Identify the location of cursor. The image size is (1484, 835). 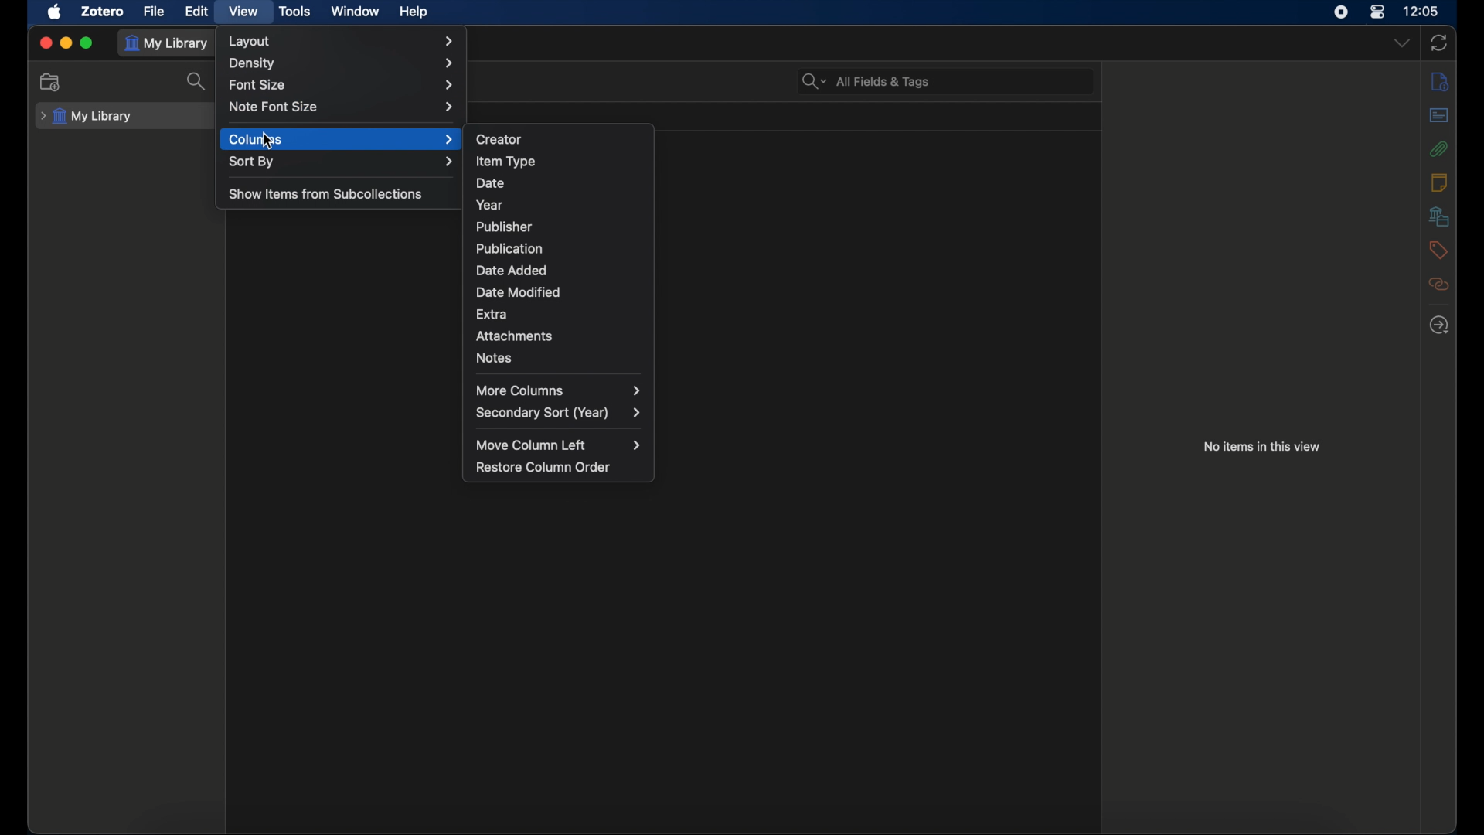
(268, 140).